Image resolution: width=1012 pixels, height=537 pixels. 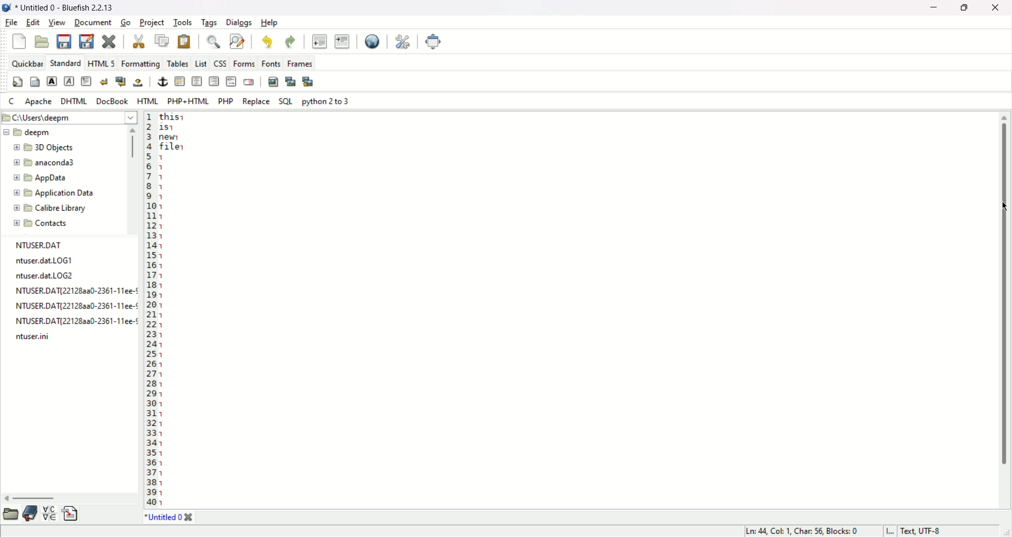 I want to click on fullscreen, so click(x=435, y=42).